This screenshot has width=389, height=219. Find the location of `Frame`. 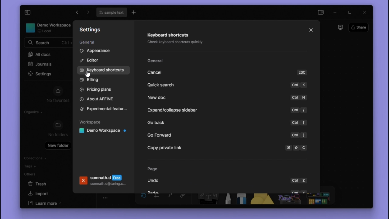

Frame is located at coordinates (158, 199).